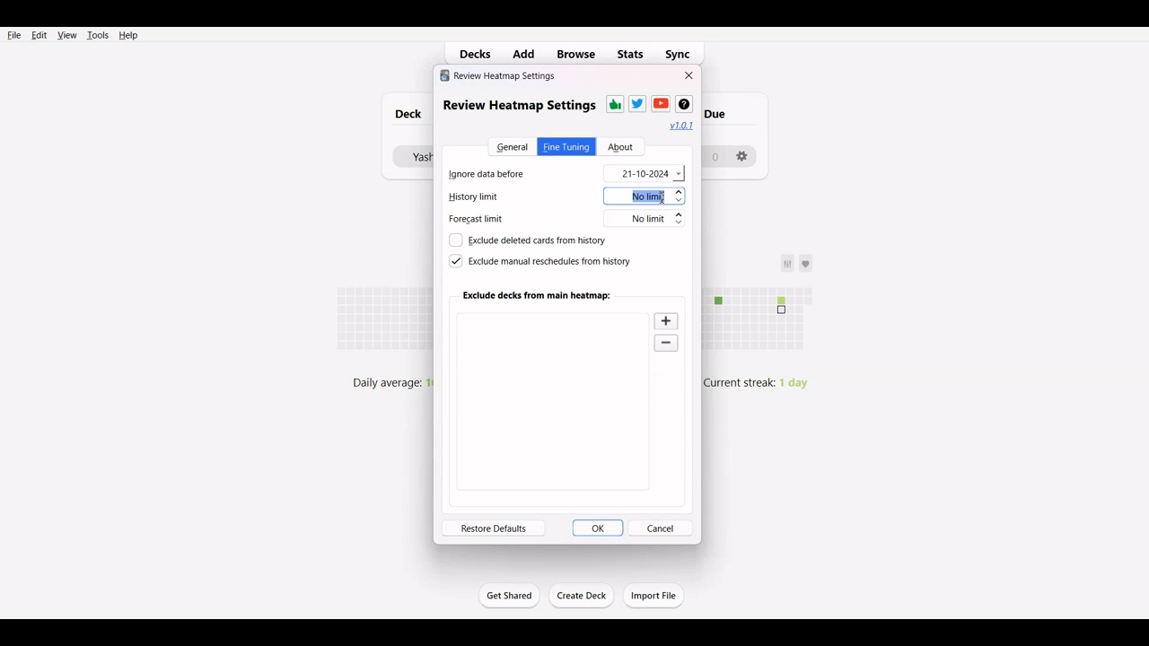 This screenshot has height=646, width=1149. What do you see at coordinates (668, 345) in the screenshot?
I see `Zoom out` at bounding box center [668, 345].